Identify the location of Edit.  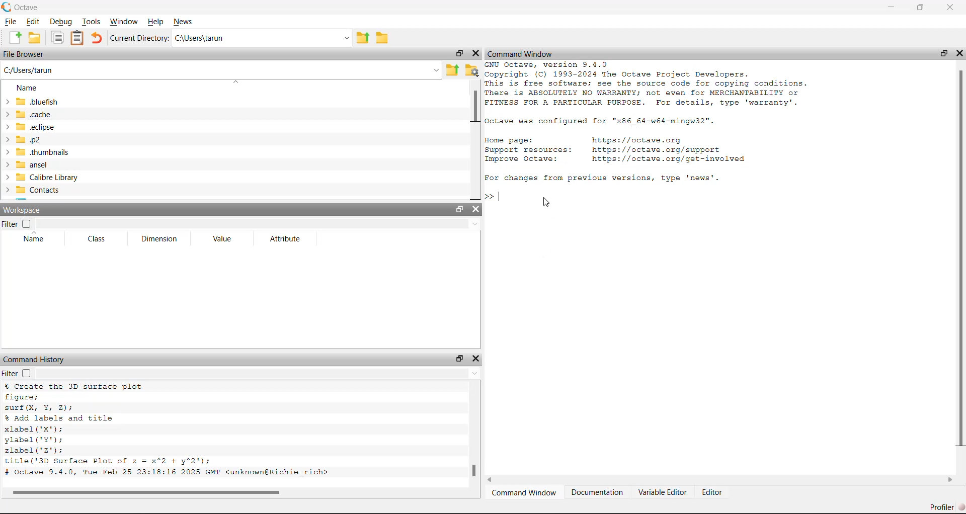
(31, 23).